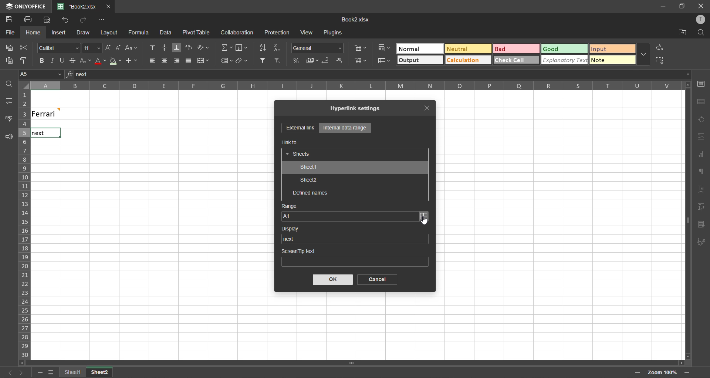 The width and height of the screenshot is (710, 378). I want to click on display, so click(293, 229).